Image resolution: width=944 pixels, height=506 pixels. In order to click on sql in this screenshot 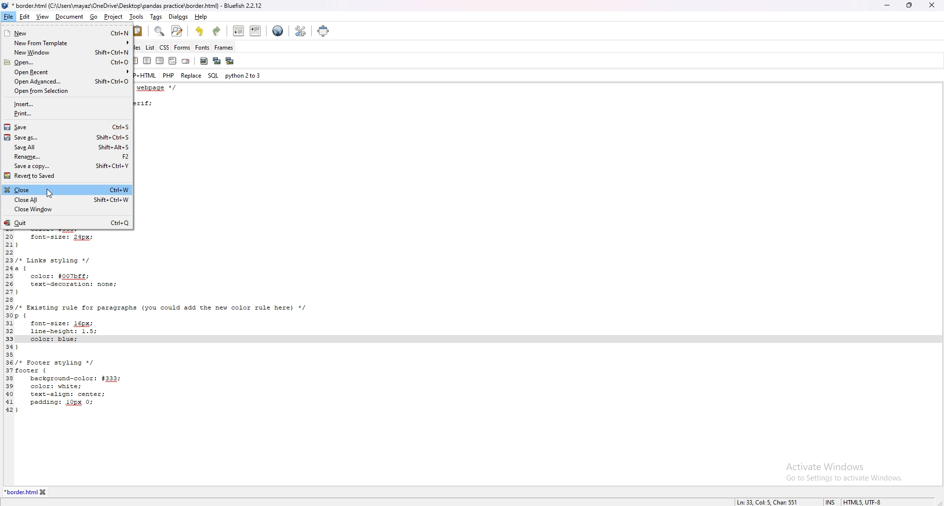, I will do `click(213, 75)`.